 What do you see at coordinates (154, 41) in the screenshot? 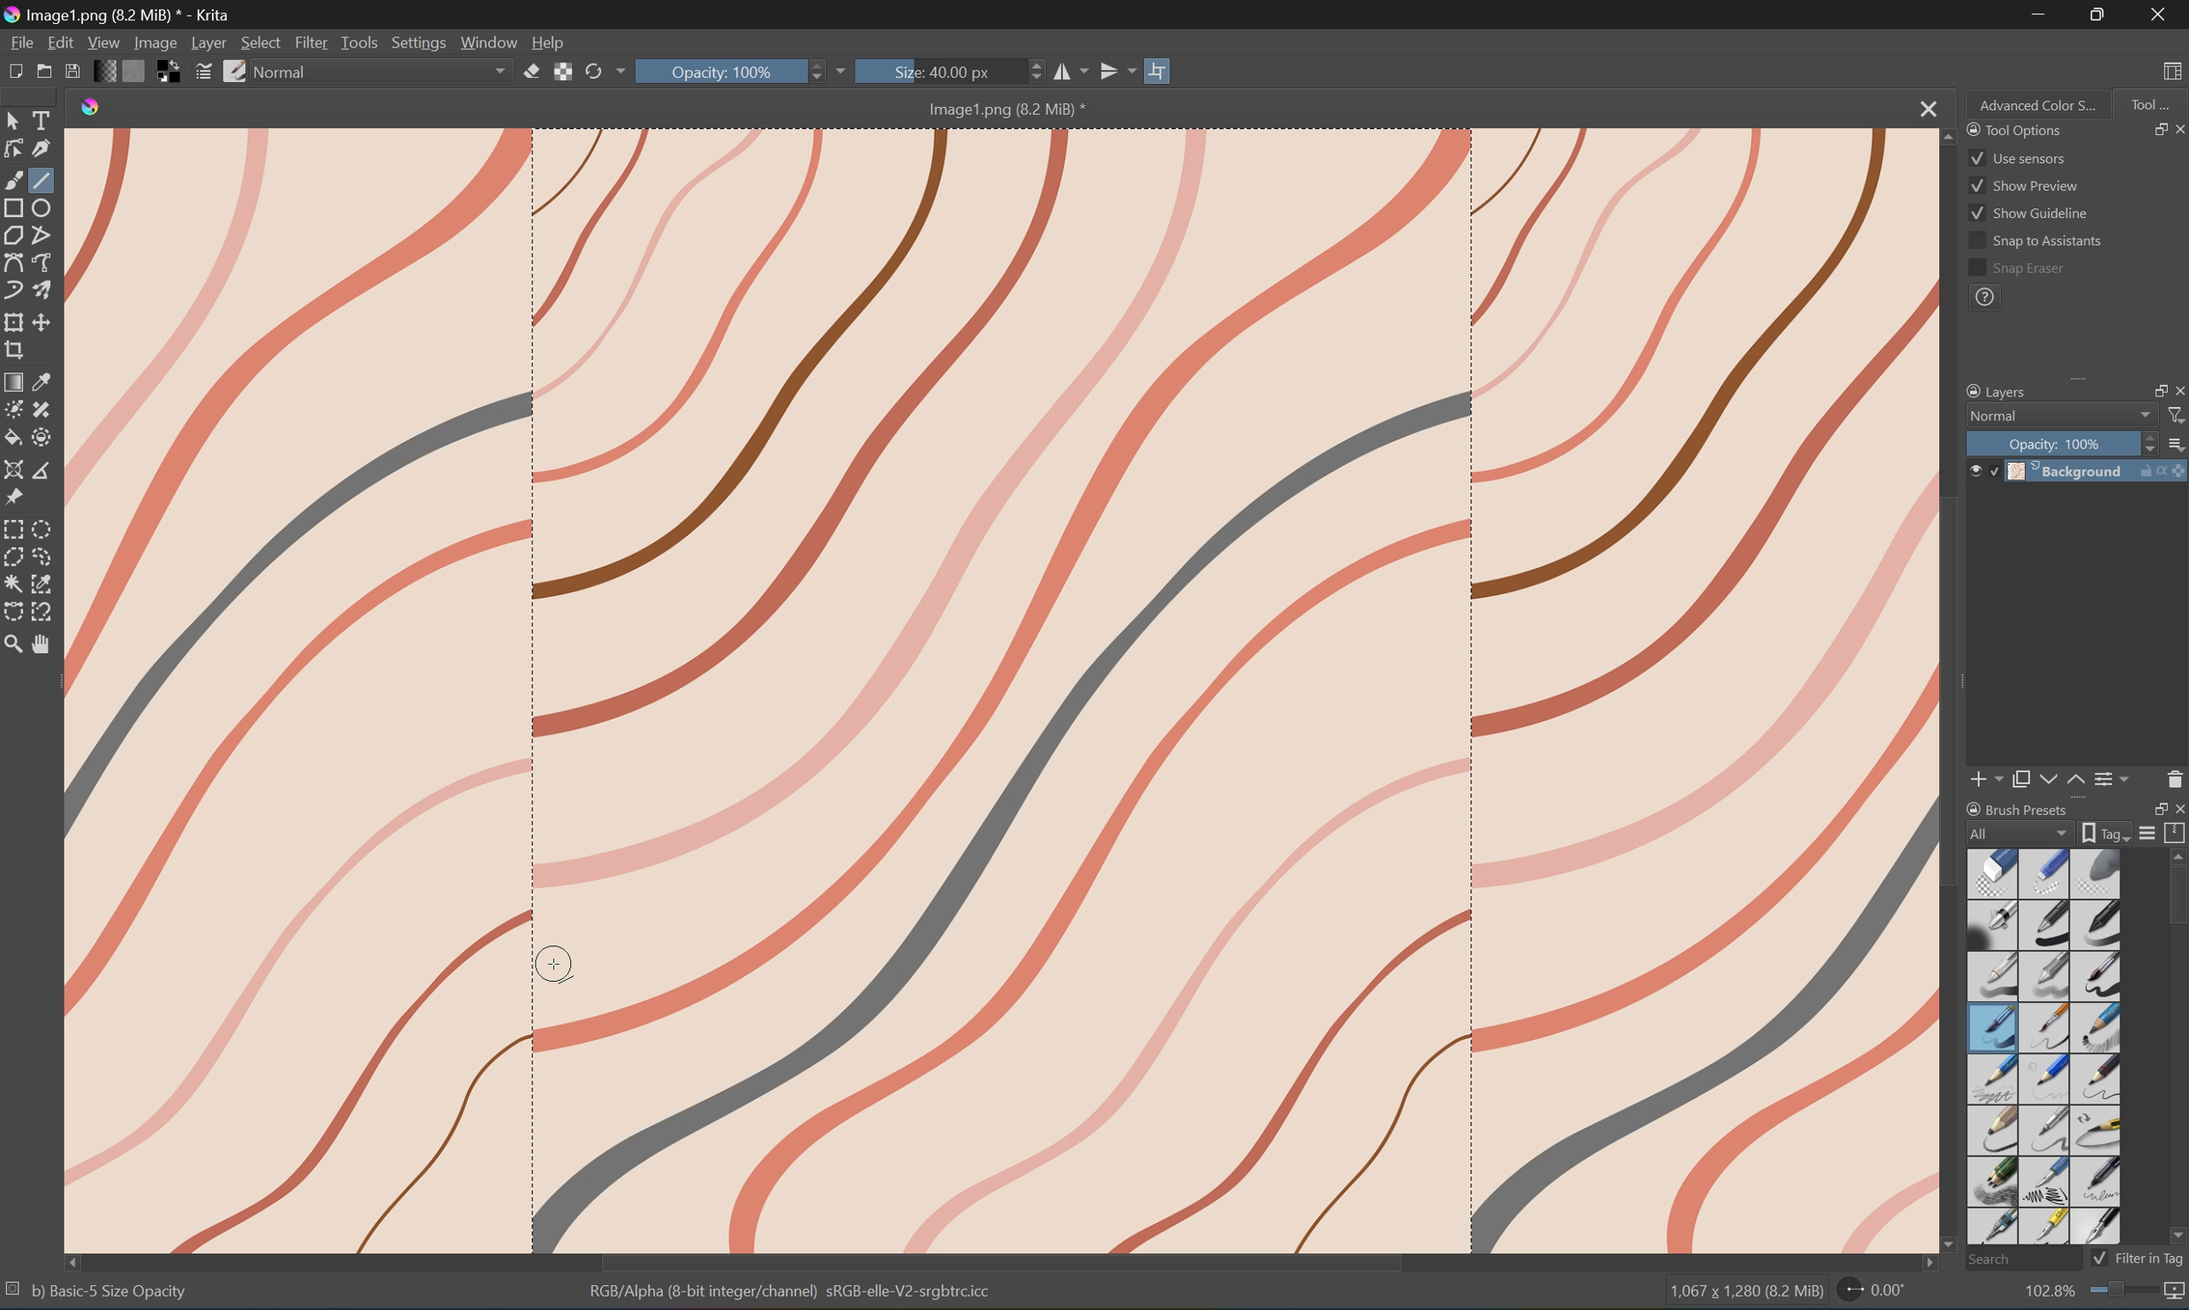
I see `Image` at bounding box center [154, 41].